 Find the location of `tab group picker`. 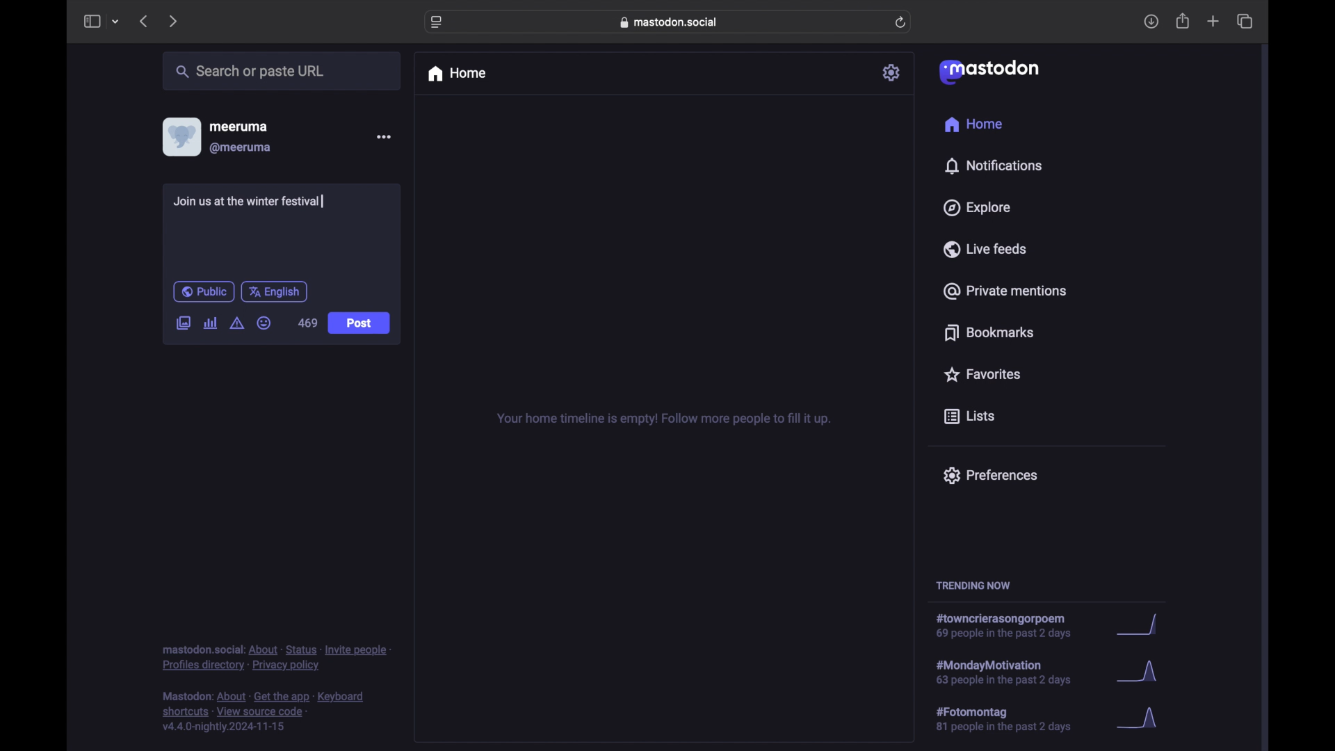

tab group picker is located at coordinates (115, 22).